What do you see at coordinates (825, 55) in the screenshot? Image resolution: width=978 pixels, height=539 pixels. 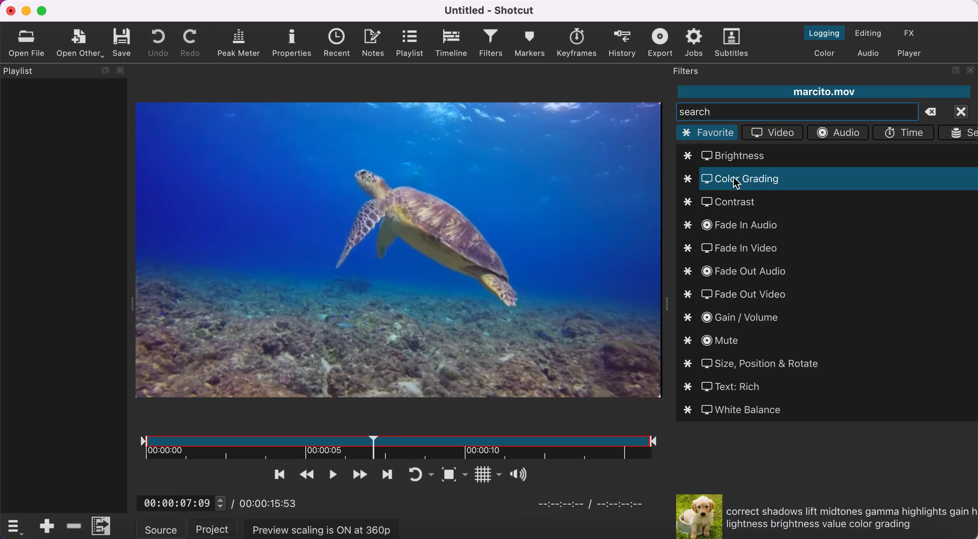 I see `switch to the color layout` at bounding box center [825, 55].